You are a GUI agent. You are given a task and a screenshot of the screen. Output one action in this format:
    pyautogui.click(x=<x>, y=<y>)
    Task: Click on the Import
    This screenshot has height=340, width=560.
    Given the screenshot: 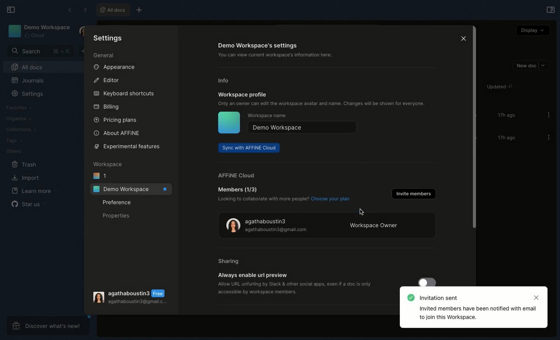 What is the action you would take?
    pyautogui.click(x=24, y=177)
    